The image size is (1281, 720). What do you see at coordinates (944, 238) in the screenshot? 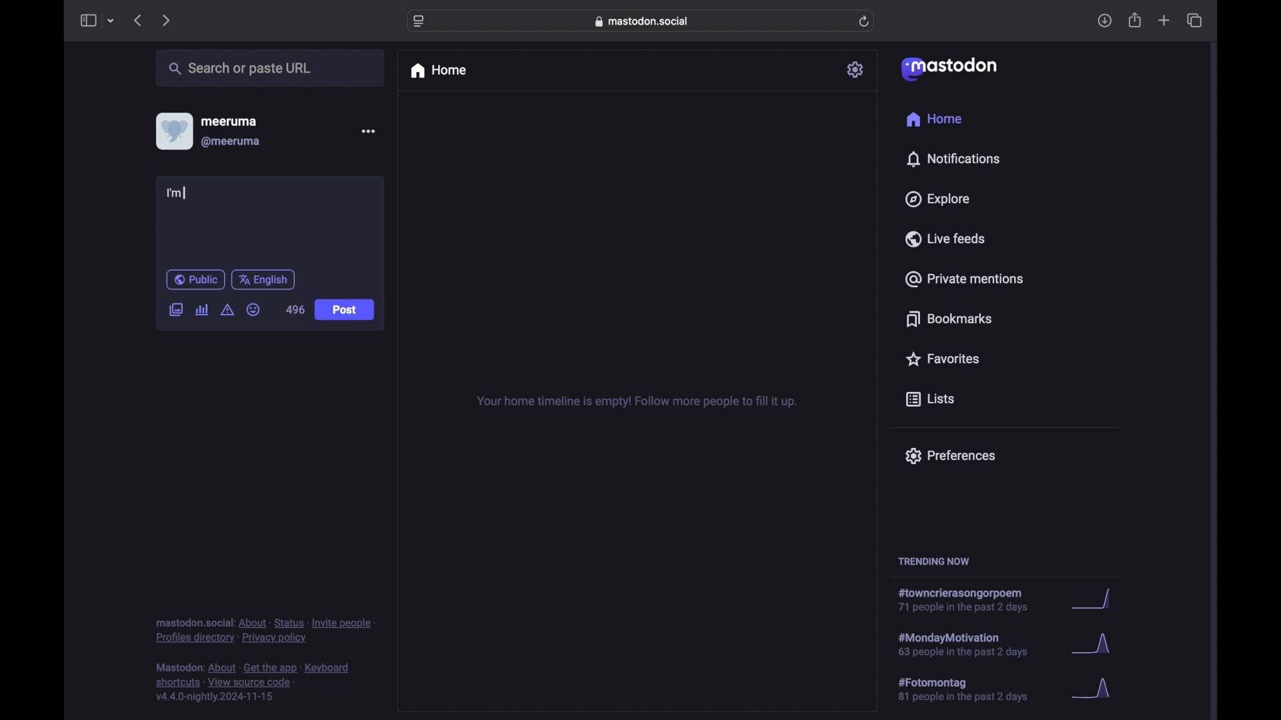
I see `live feeds` at bounding box center [944, 238].